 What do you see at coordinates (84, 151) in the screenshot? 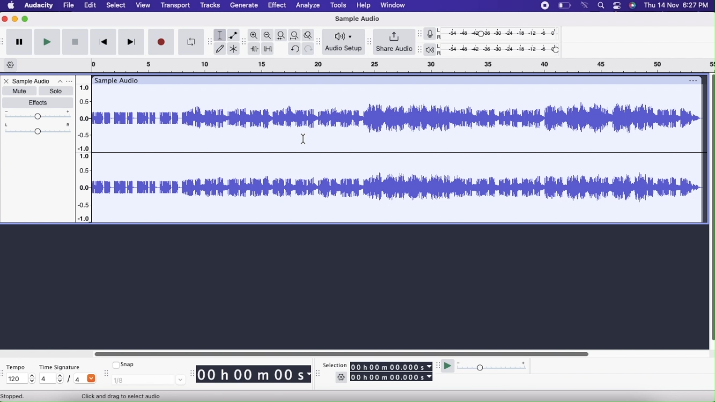
I see `Timeline slider` at bounding box center [84, 151].